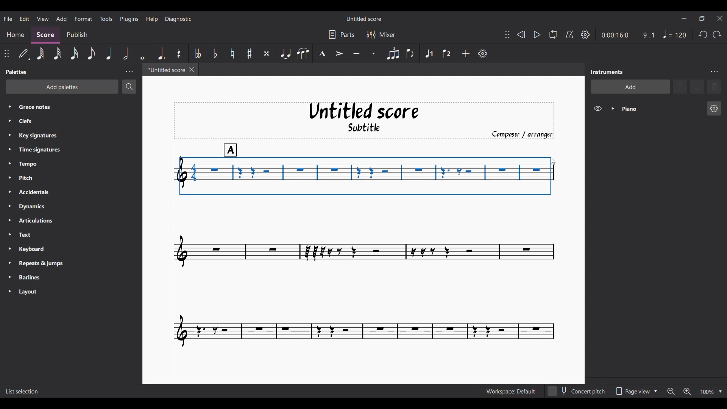 This screenshot has height=409, width=727. What do you see at coordinates (717, 34) in the screenshot?
I see `Redo` at bounding box center [717, 34].